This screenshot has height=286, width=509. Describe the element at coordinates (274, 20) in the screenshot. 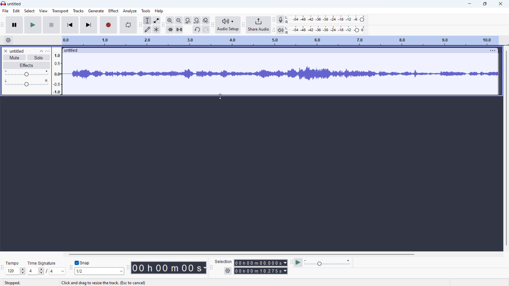

I see `recording meter toolbar` at that location.